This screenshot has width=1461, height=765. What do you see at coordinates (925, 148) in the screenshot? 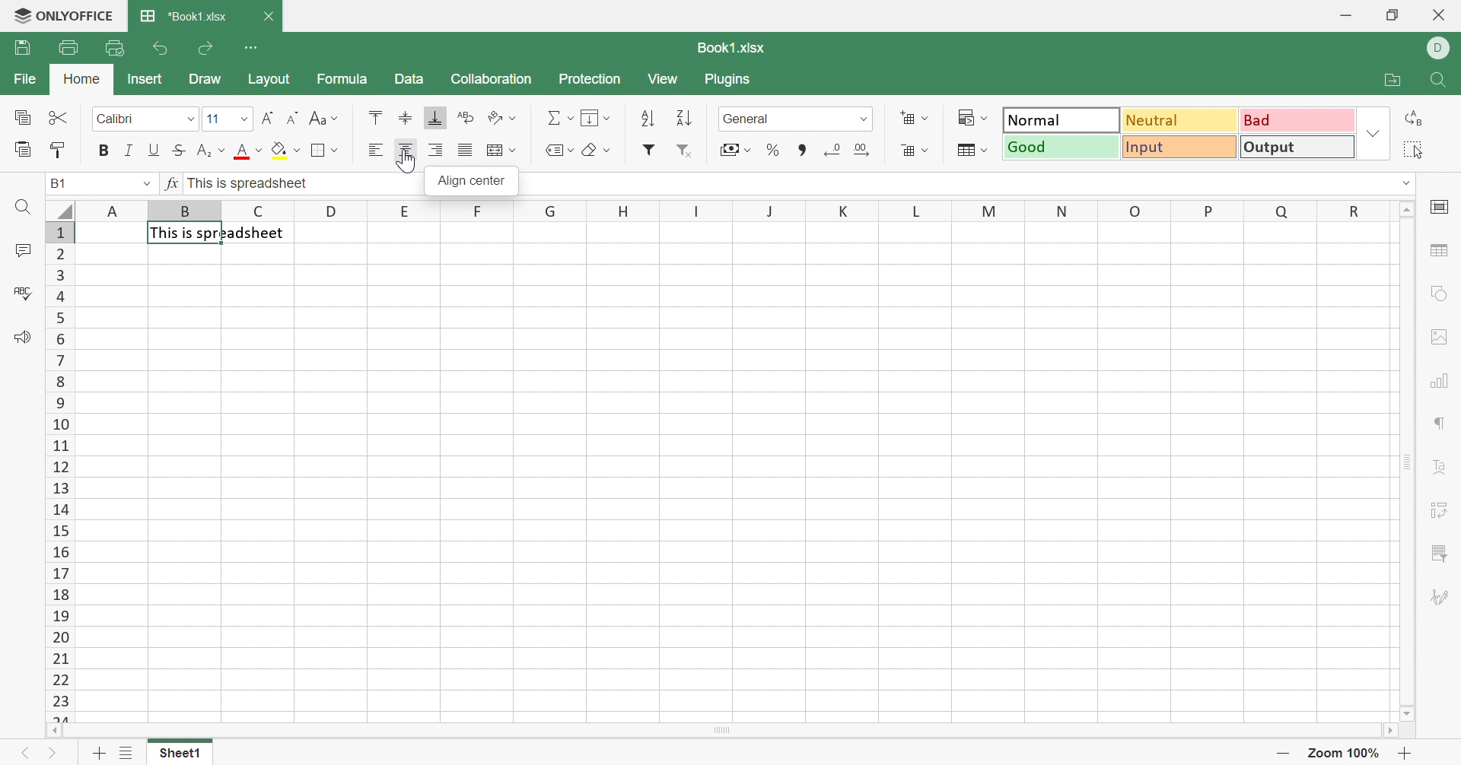
I see `Drop Down` at bounding box center [925, 148].